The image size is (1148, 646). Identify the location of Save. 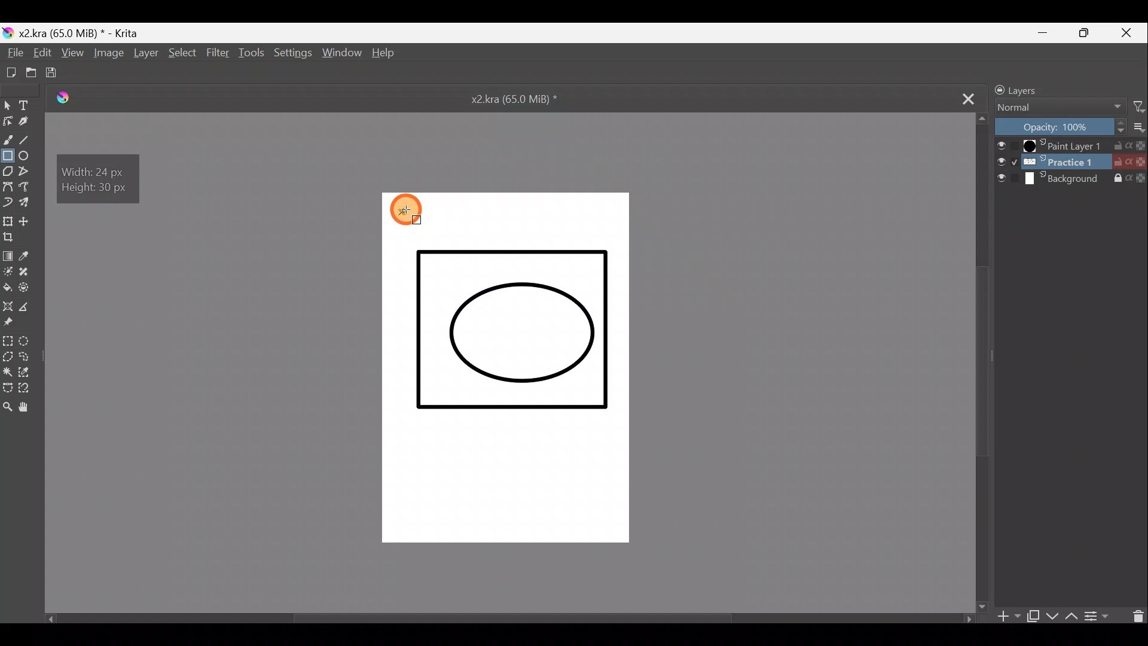
(56, 73).